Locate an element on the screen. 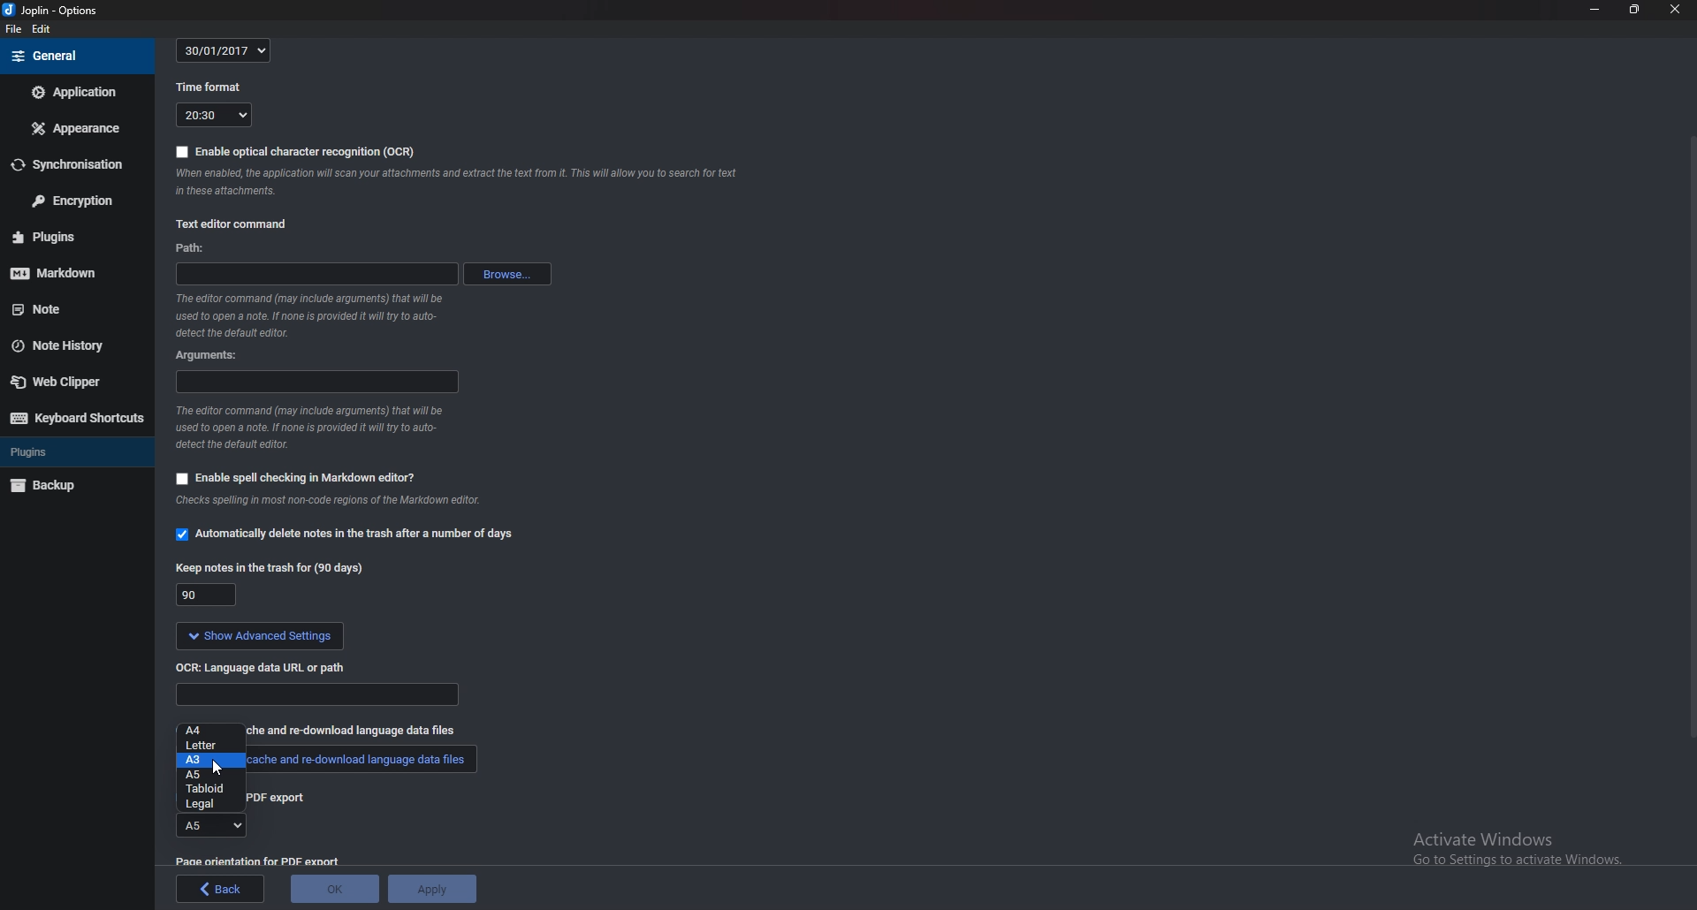 This screenshot has height=910, width=1697. Letter is located at coordinates (208, 745).